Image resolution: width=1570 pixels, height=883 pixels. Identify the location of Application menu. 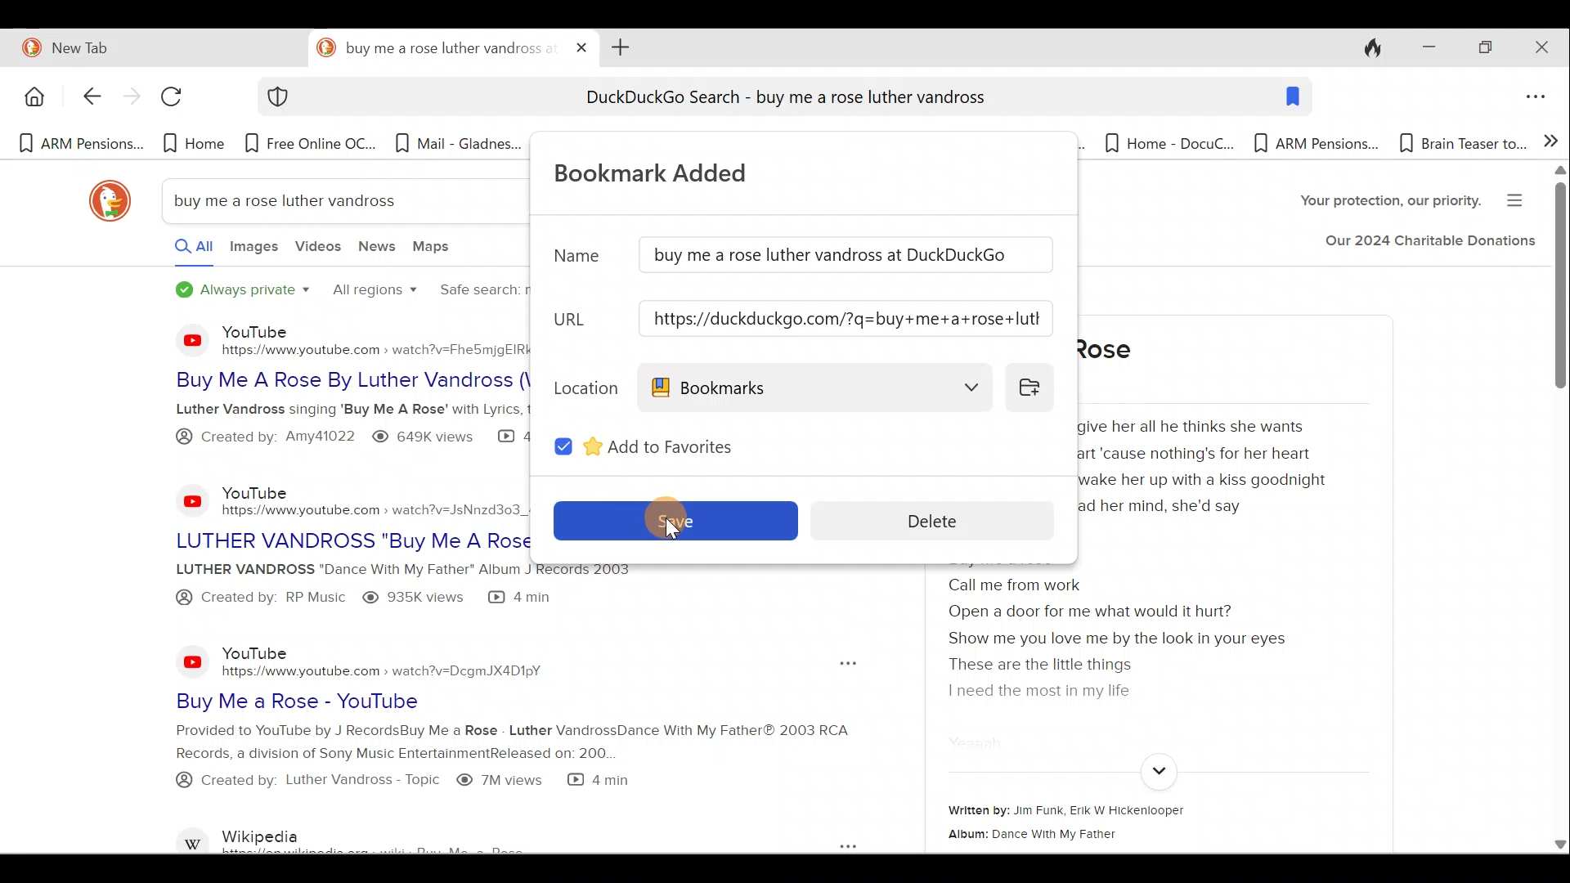
(1540, 98).